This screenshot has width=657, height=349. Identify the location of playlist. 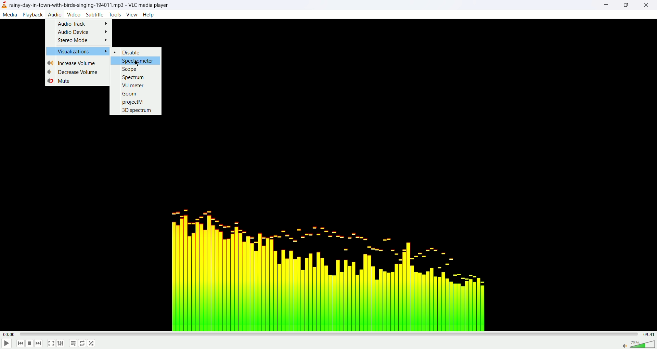
(73, 343).